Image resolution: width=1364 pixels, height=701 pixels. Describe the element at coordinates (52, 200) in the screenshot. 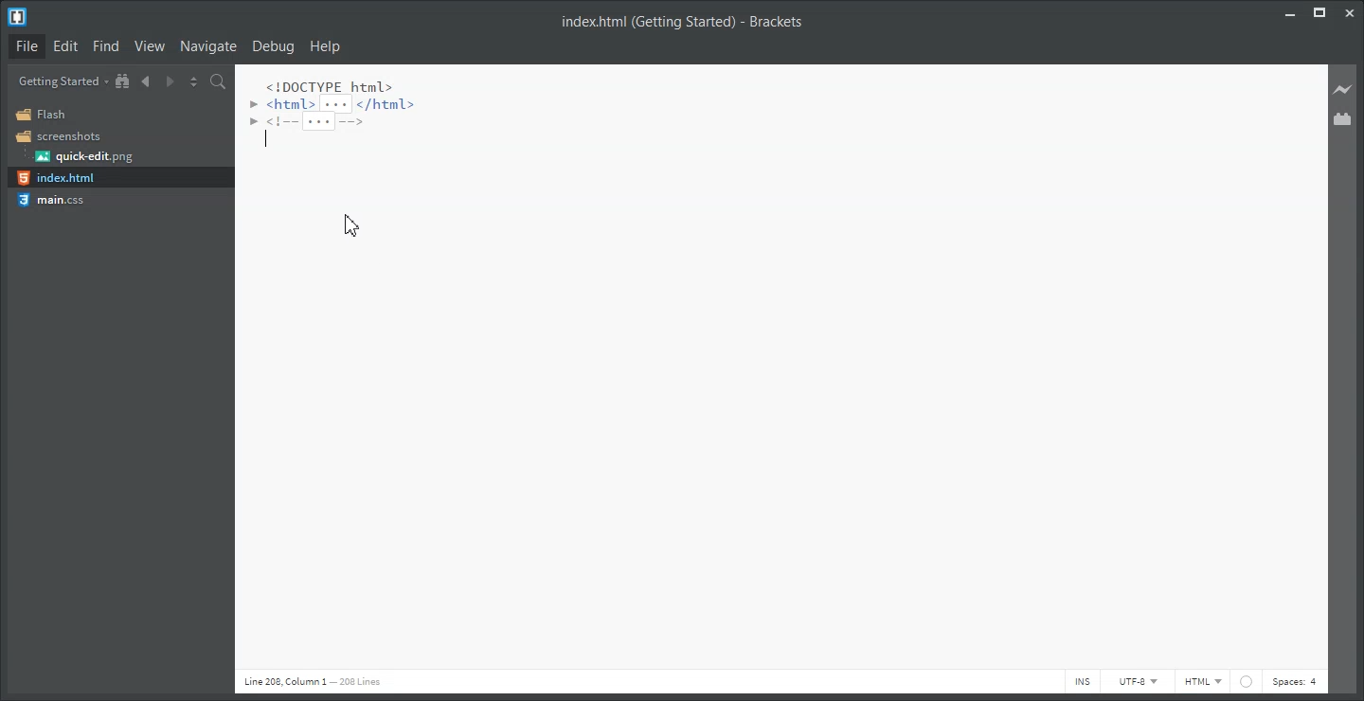

I see `main.css` at that location.